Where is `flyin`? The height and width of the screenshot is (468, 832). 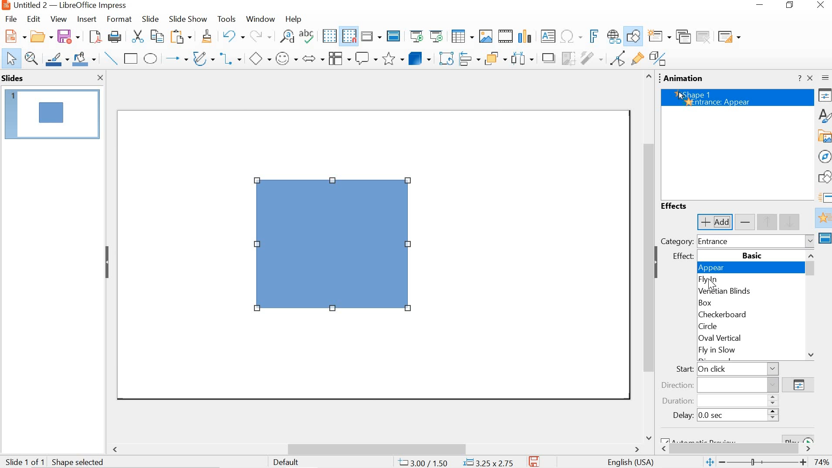 flyin is located at coordinates (751, 280).